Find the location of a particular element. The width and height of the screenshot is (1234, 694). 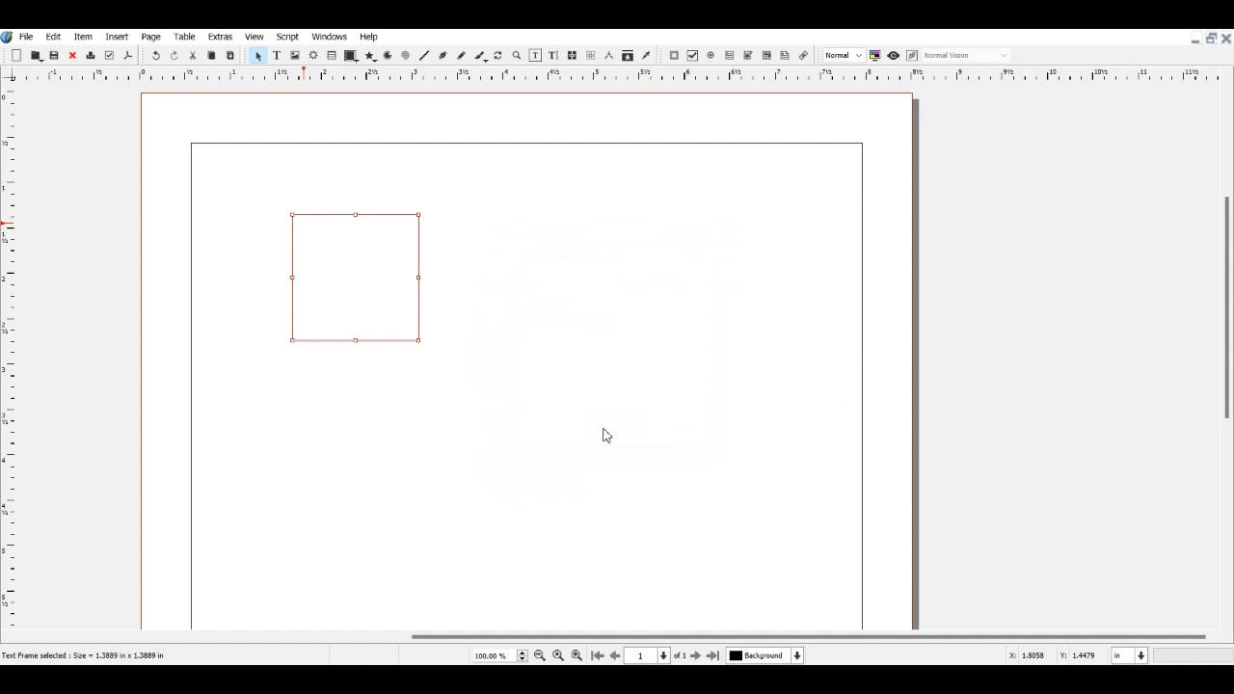

Zoom to 100% is located at coordinates (558, 654).